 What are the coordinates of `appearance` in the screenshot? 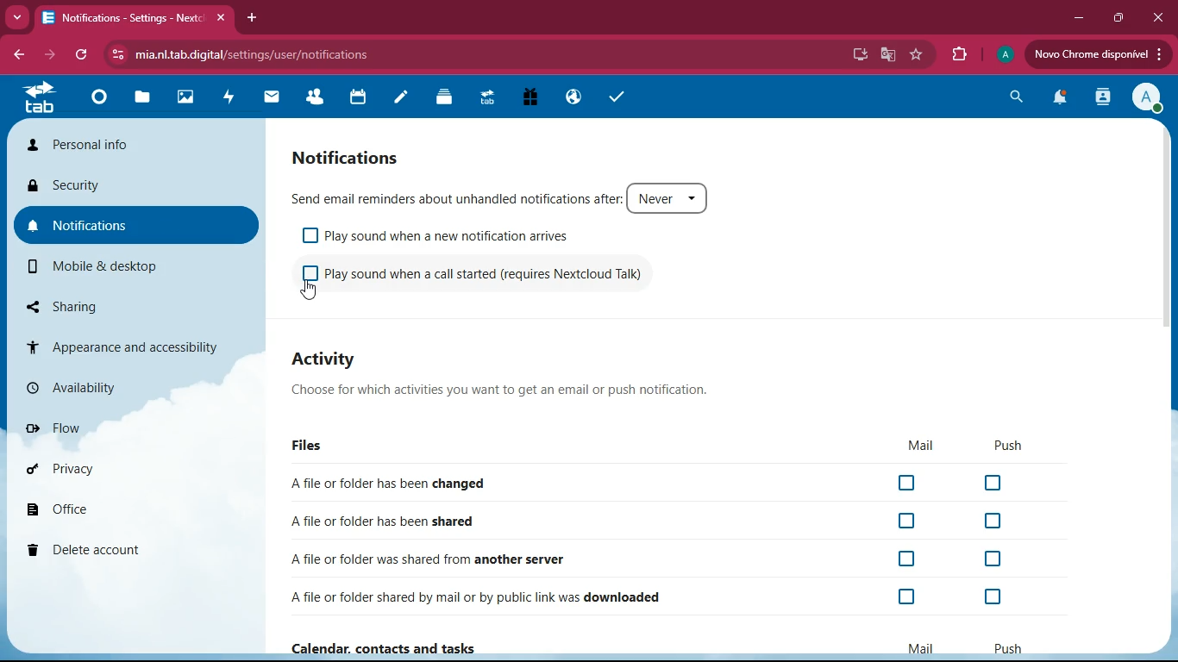 It's located at (120, 341).